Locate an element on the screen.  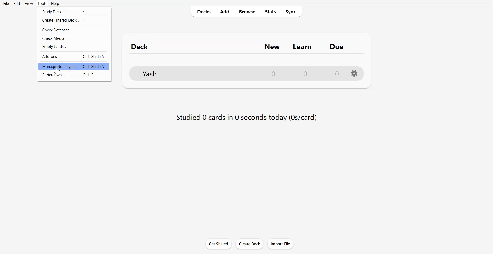
Sync is located at coordinates (292, 11).